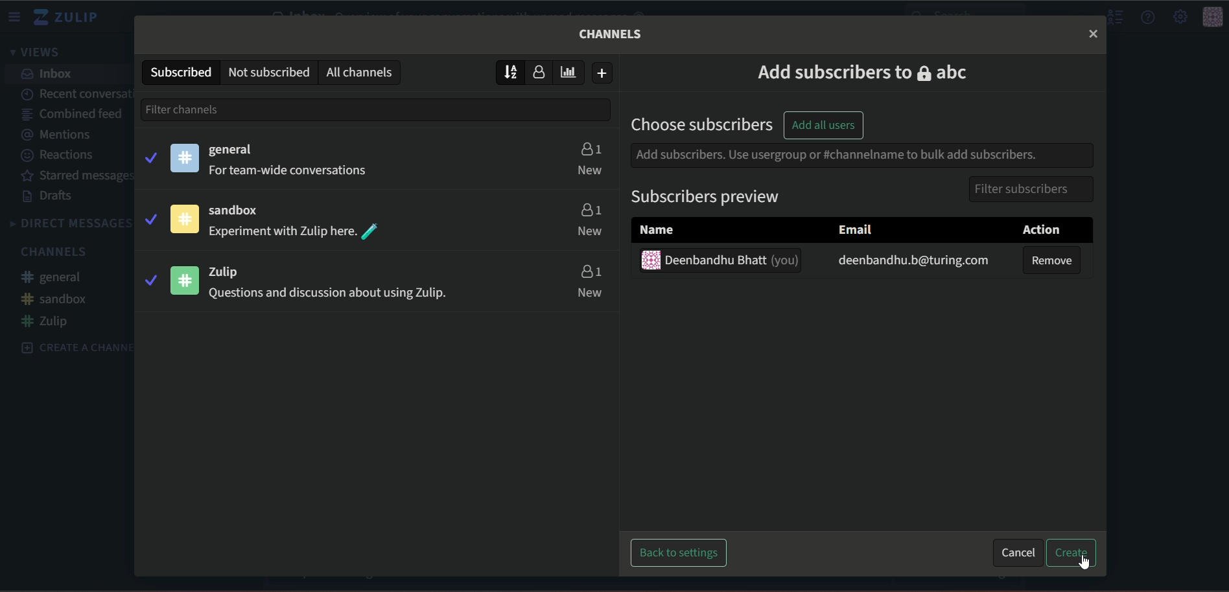 The image size is (1229, 592). What do you see at coordinates (70, 17) in the screenshot?
I see `zulip logo` at bounding box center [70, 17].